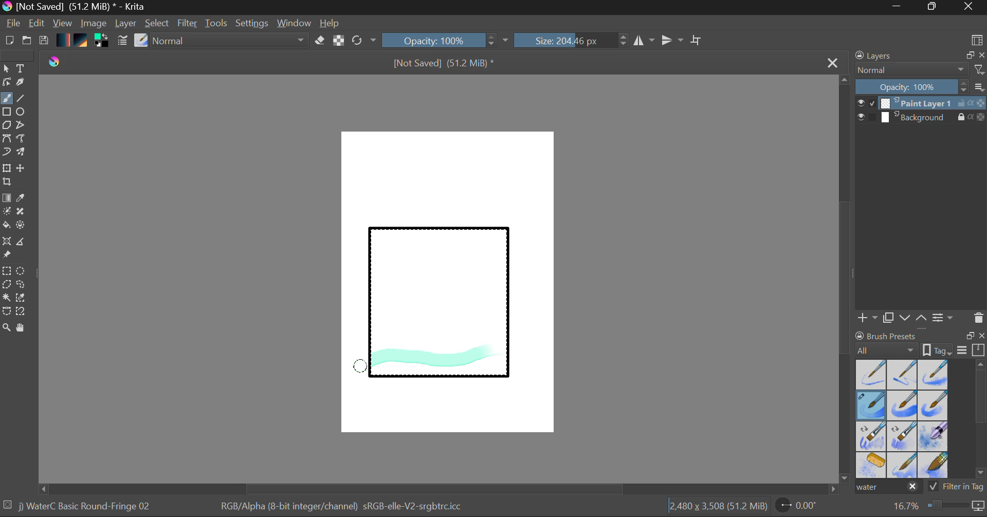 Image resolution: width=987 pixels, height=517 pixels. What do you see at coordinates (903, 375) in the screenshot?
I see `Water C - Wet` at bounding box center [903, 375].